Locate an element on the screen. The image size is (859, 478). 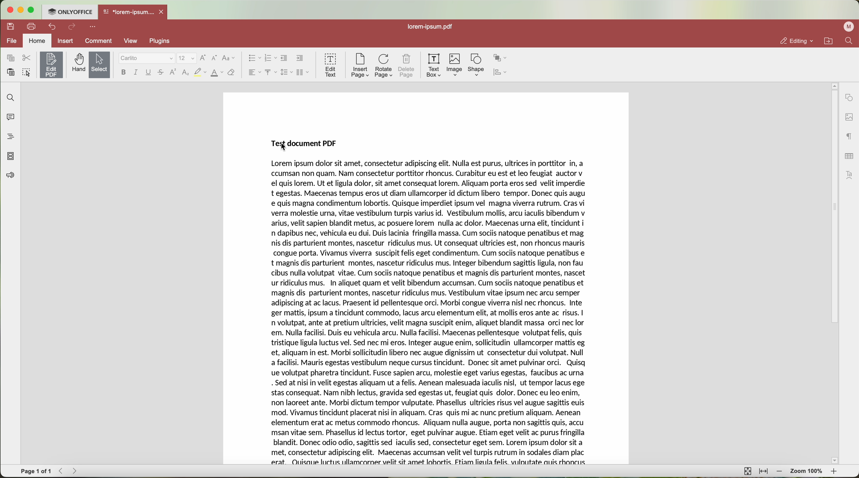
text art settings is located at coordinates (849, 175).